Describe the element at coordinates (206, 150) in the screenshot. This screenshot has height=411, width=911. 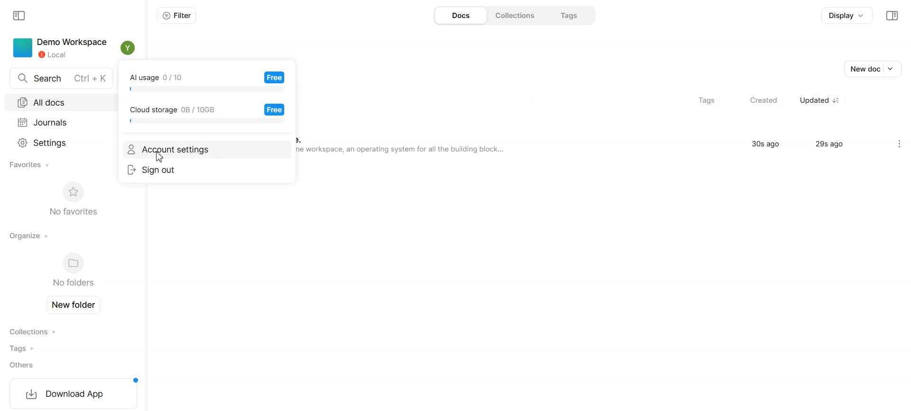
I see `Account settings` at that location.